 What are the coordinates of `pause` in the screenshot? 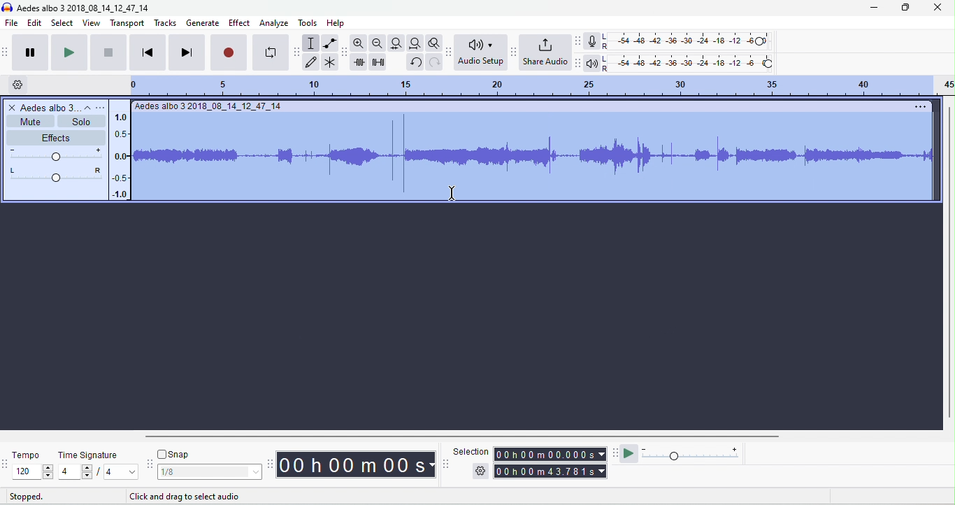 It's located at (29, 51).